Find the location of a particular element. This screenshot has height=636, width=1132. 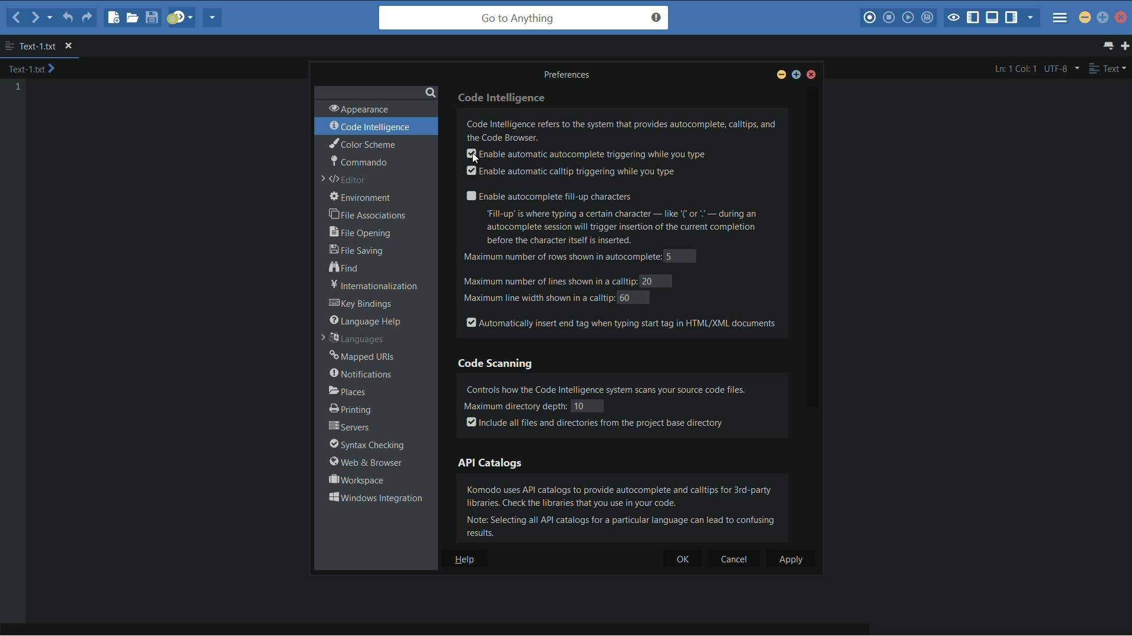

back is located at coordinates (17, 17).